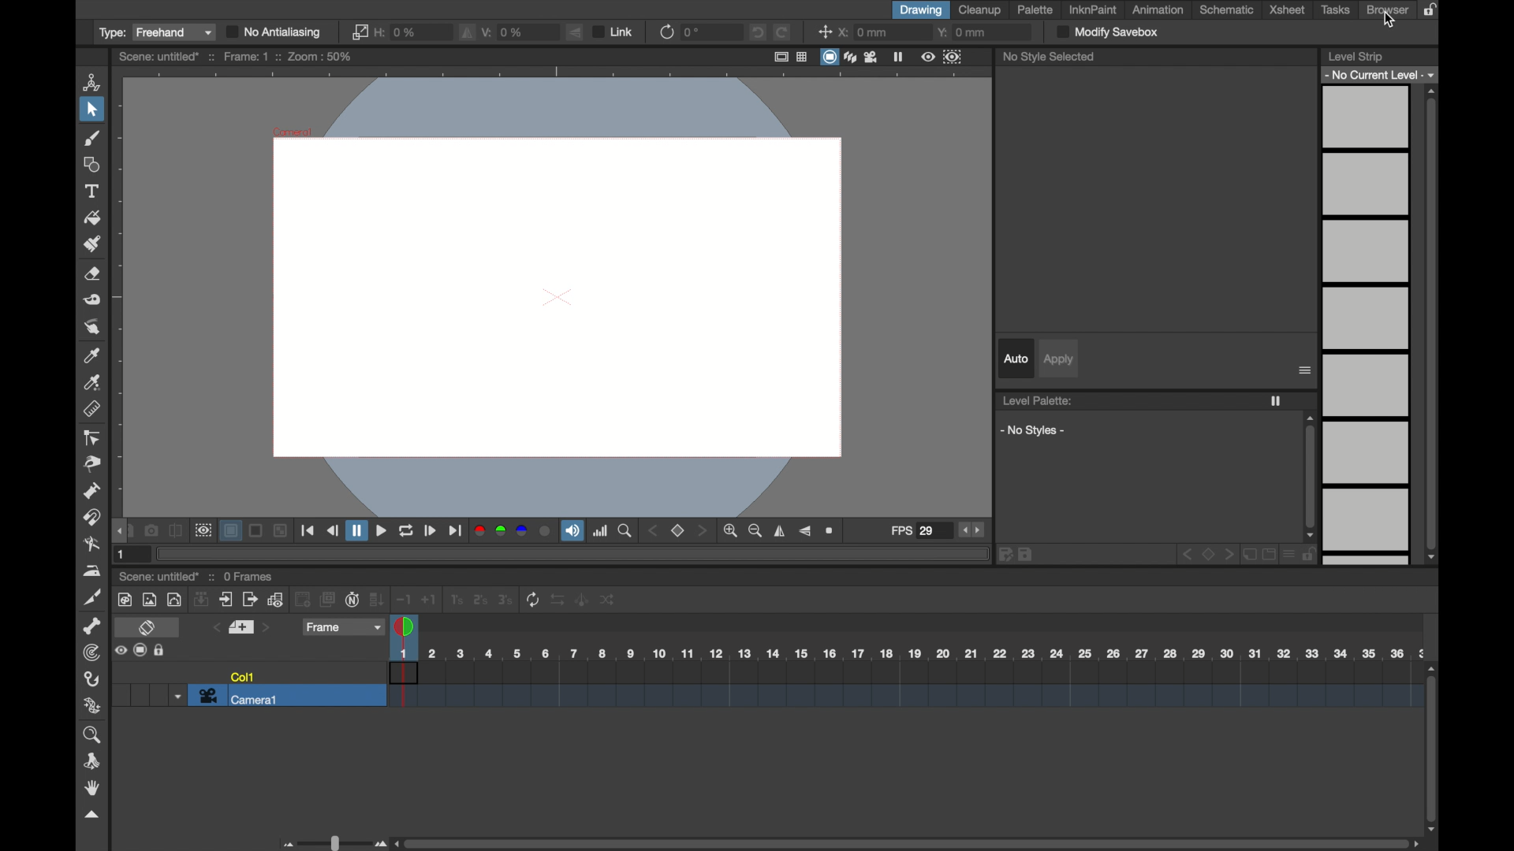 The height and width of the screenshot is (851, 1514). Describe the element at coordinates (908, 654) in the screenshot. I see `scene scale` at that location.